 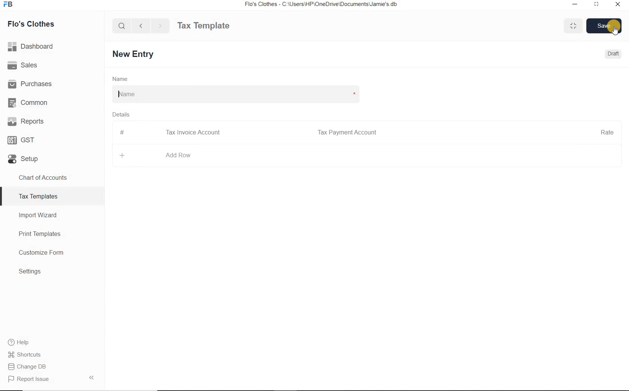 What do you see at coordinates (52, 234) in the screenshot?
I see `Print Templates` at bounding box center [52, 234].